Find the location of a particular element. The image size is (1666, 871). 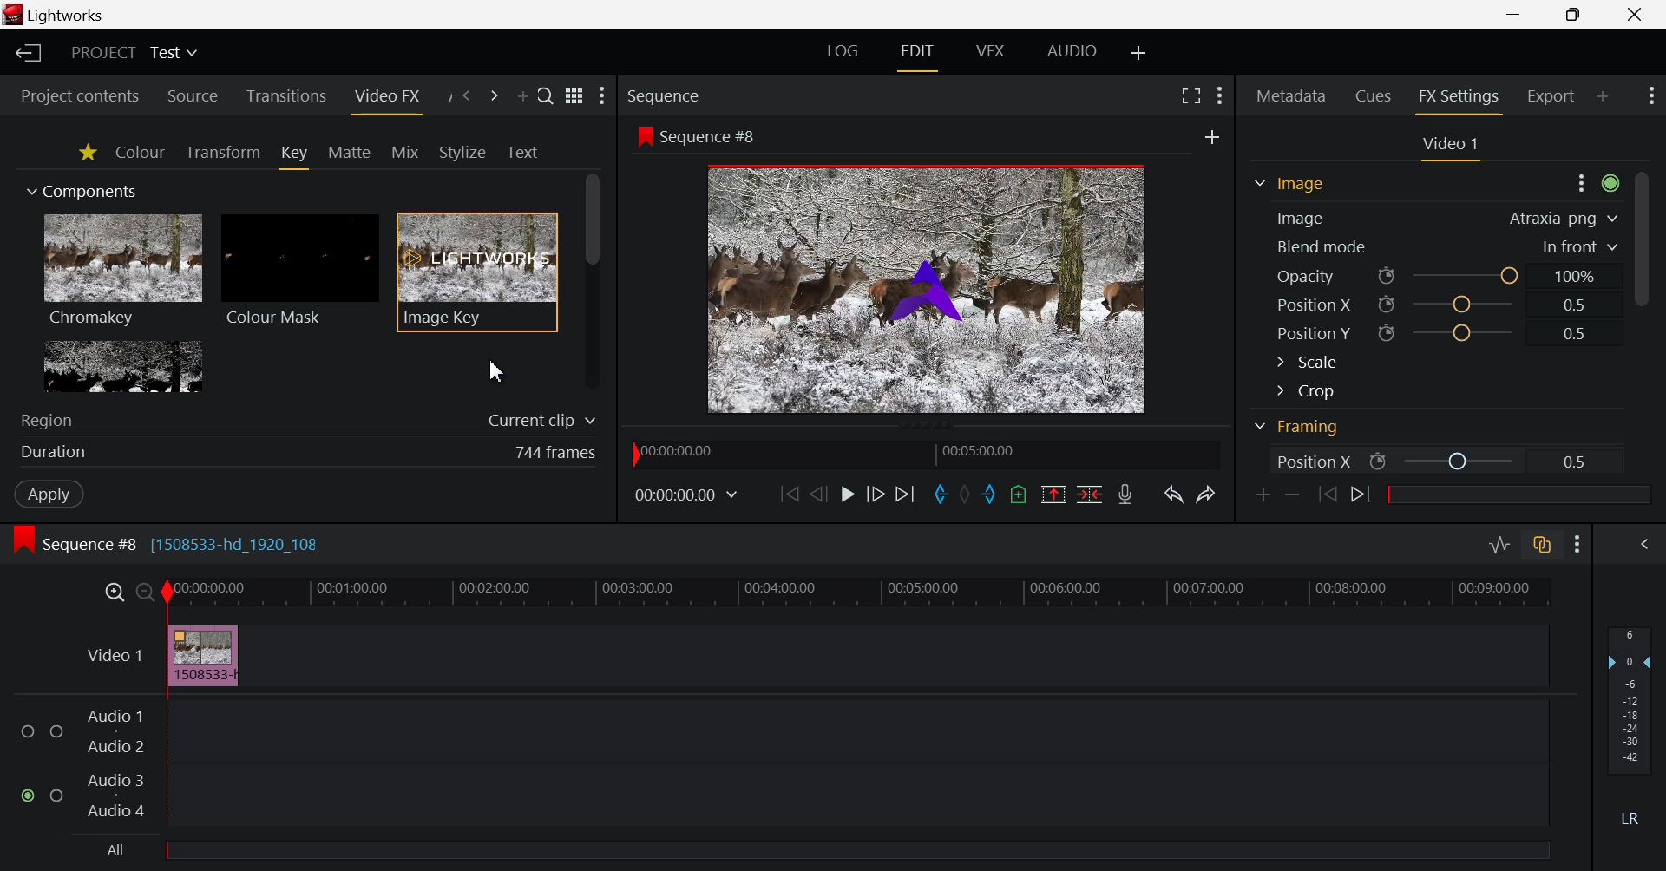

Show Settings is located at coordinates (606, 100).